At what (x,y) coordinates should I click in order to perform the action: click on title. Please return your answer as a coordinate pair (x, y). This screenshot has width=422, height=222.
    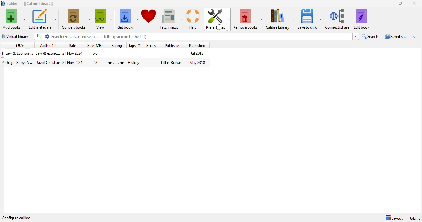
    Looking at the image, I should click on (19, 45).